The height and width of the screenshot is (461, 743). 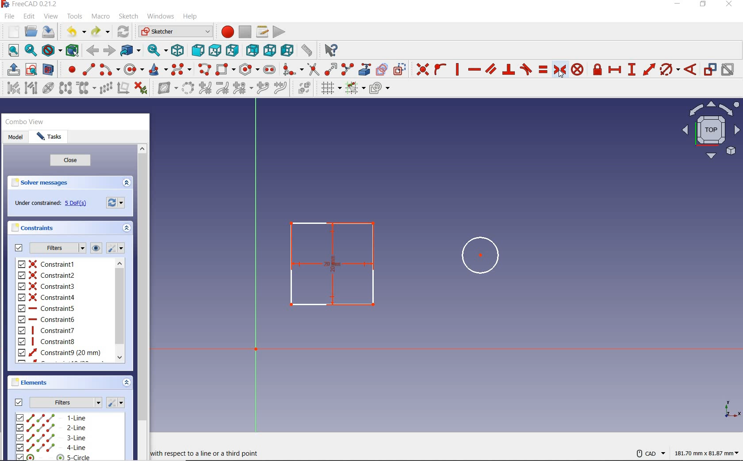 What do you see at coordinates (165, 89) in the screenshot?
I see `show/hide b-spline information layer` at bounding box center [165, 89].